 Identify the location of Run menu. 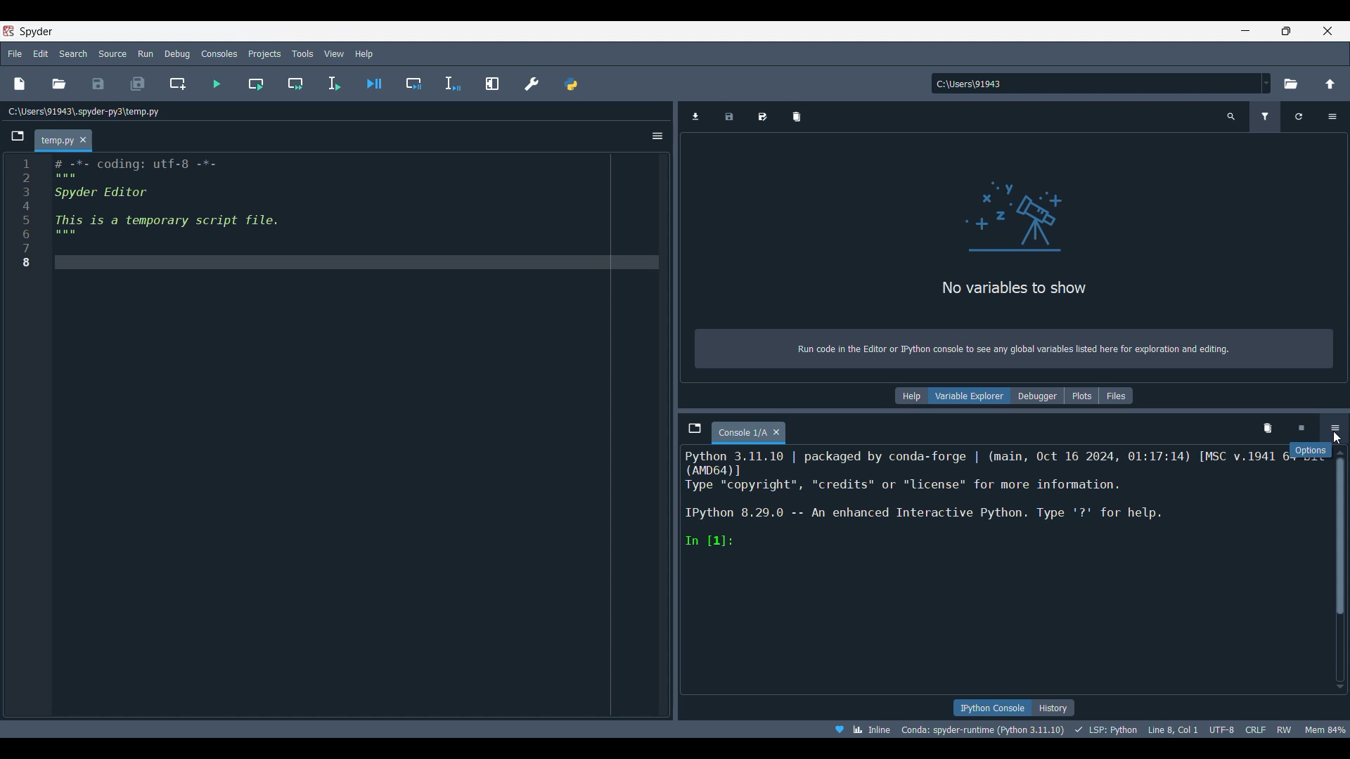
(146, 53).